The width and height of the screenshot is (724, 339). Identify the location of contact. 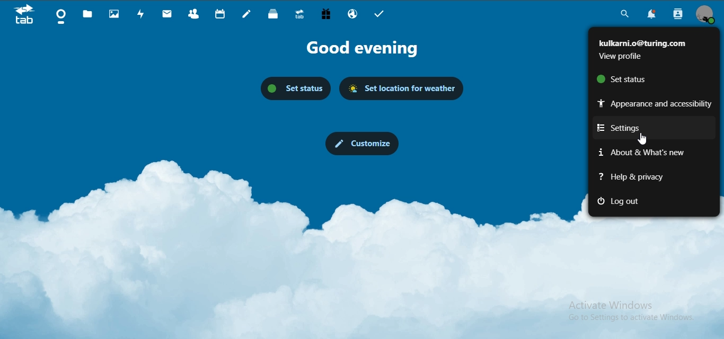
(193, 14).